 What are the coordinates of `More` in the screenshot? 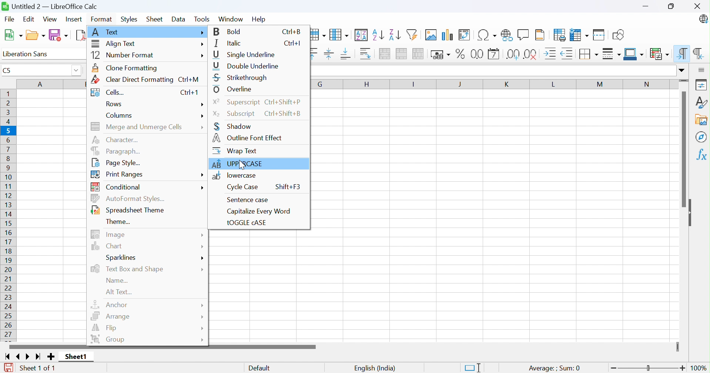 It's located at (201, 340).